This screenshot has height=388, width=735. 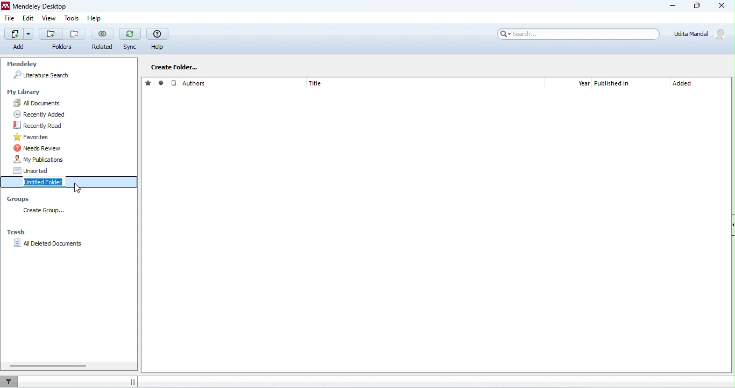 What do you see at coordinates (15, 39) in the screenshot?
I see `add` at bounding box center [15, 39].